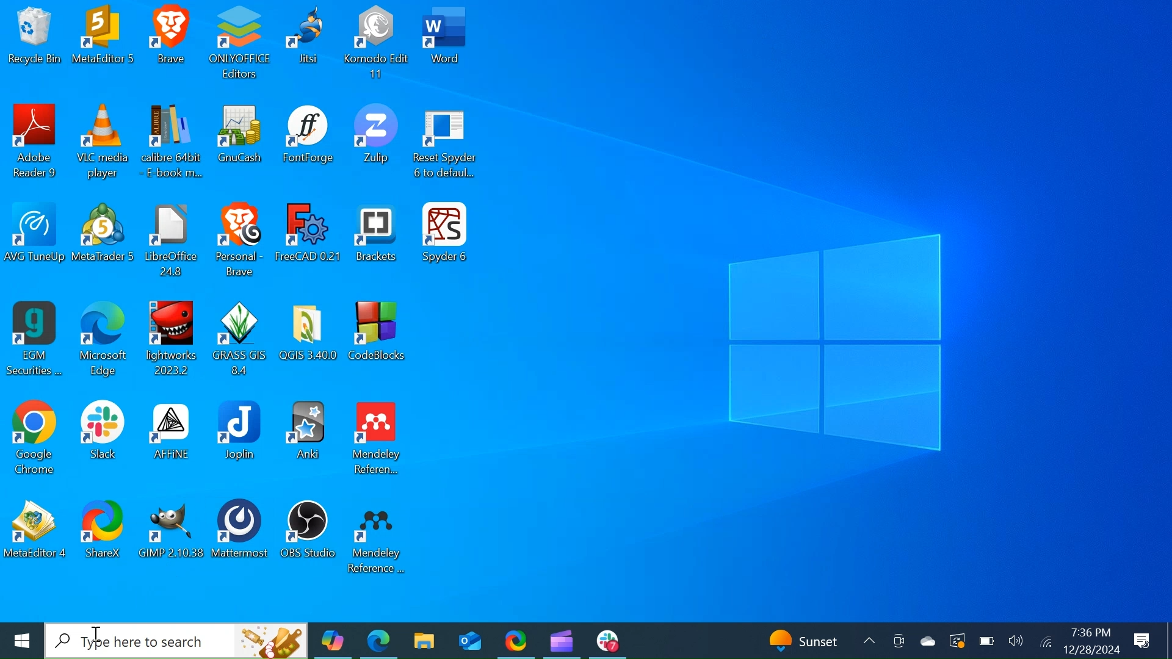 The image size is (1172, 659). What do you see at coordinates (985, 641) in the screenshot?
I see `Charge` at bounding box center [985, 641].